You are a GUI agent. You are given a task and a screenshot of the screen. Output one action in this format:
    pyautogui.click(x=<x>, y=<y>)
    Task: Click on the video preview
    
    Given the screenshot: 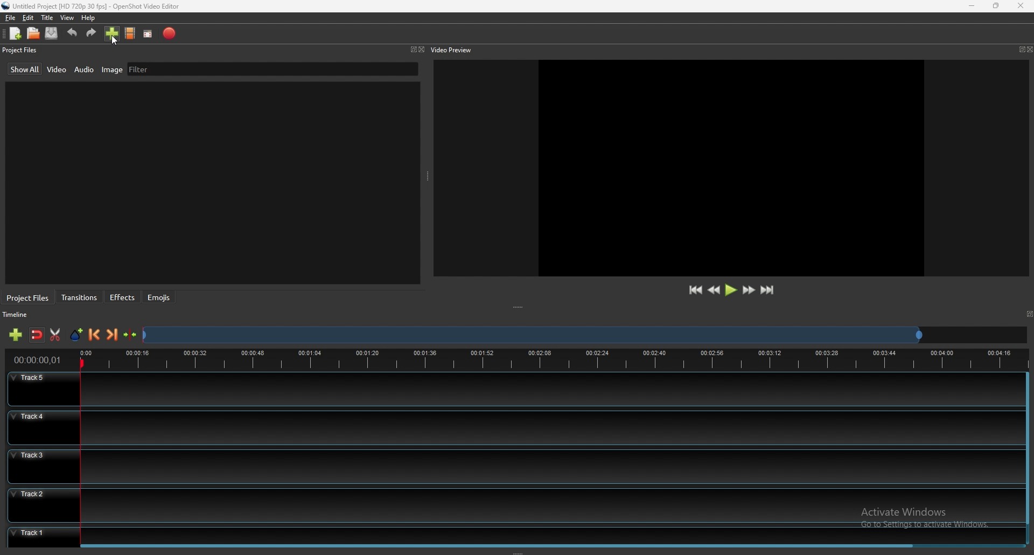 What is the action you would take?
    pyautogui.click(x=455, y=49)
    